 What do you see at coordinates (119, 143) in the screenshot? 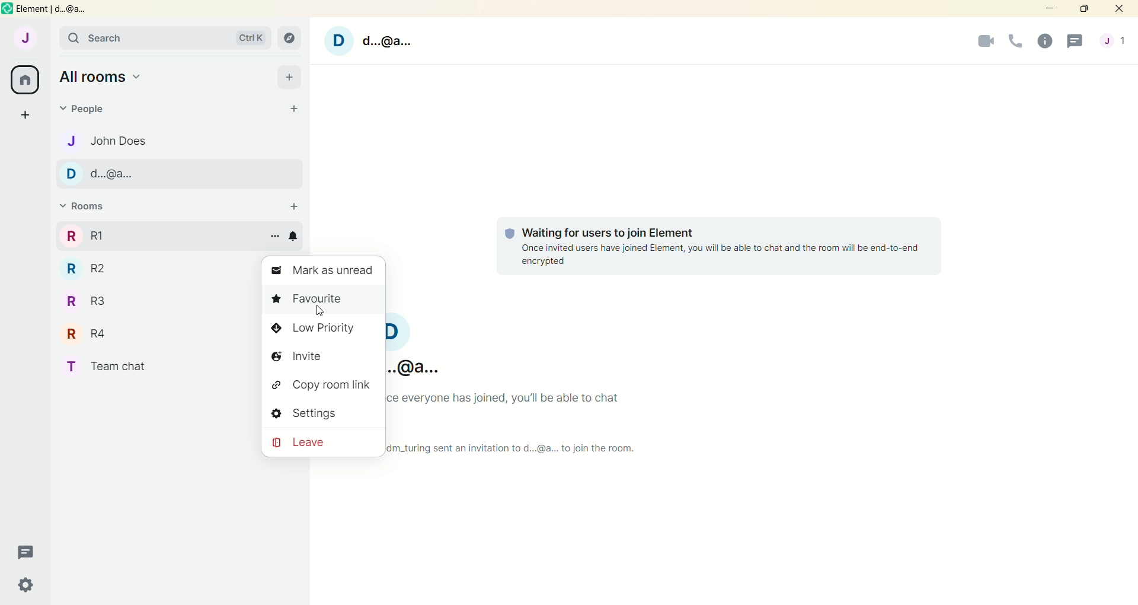
I see `John Does` at bounding box center [119, 143].